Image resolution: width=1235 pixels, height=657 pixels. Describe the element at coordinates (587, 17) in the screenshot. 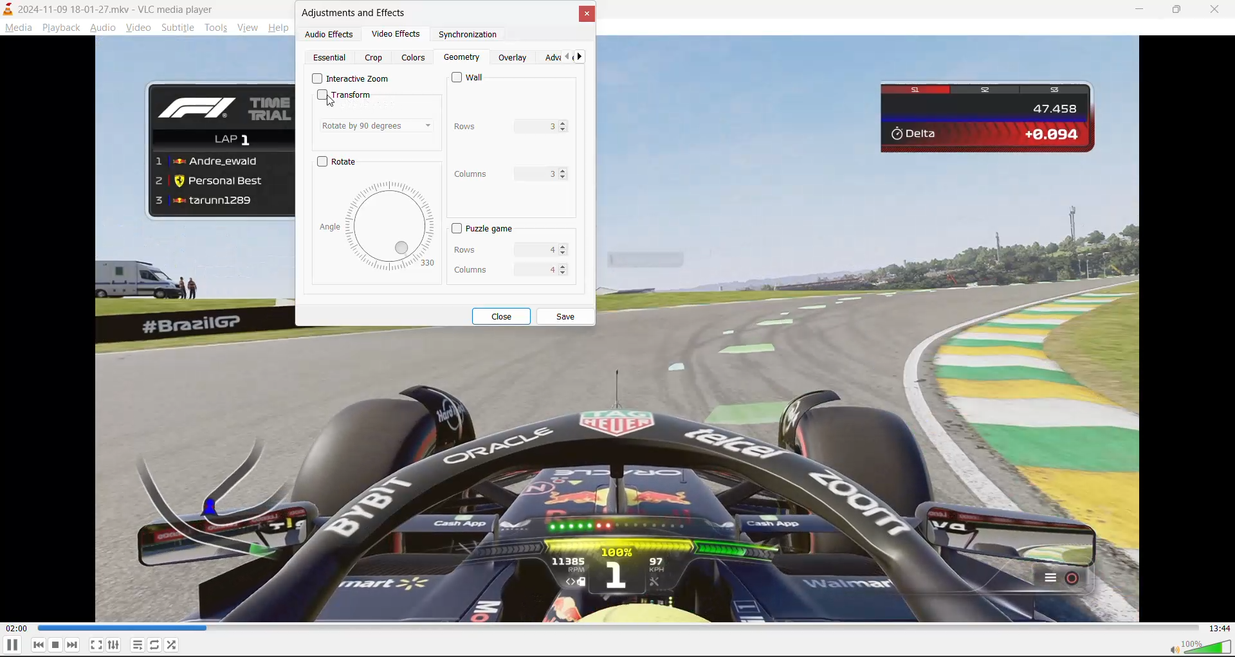

I see `close tab` at that location.